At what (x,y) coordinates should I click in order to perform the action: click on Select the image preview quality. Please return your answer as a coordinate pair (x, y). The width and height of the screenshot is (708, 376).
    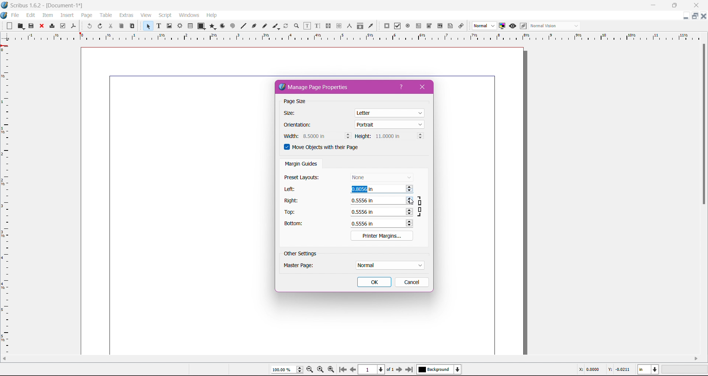
    Looking at the image, I should click on (483, 26).